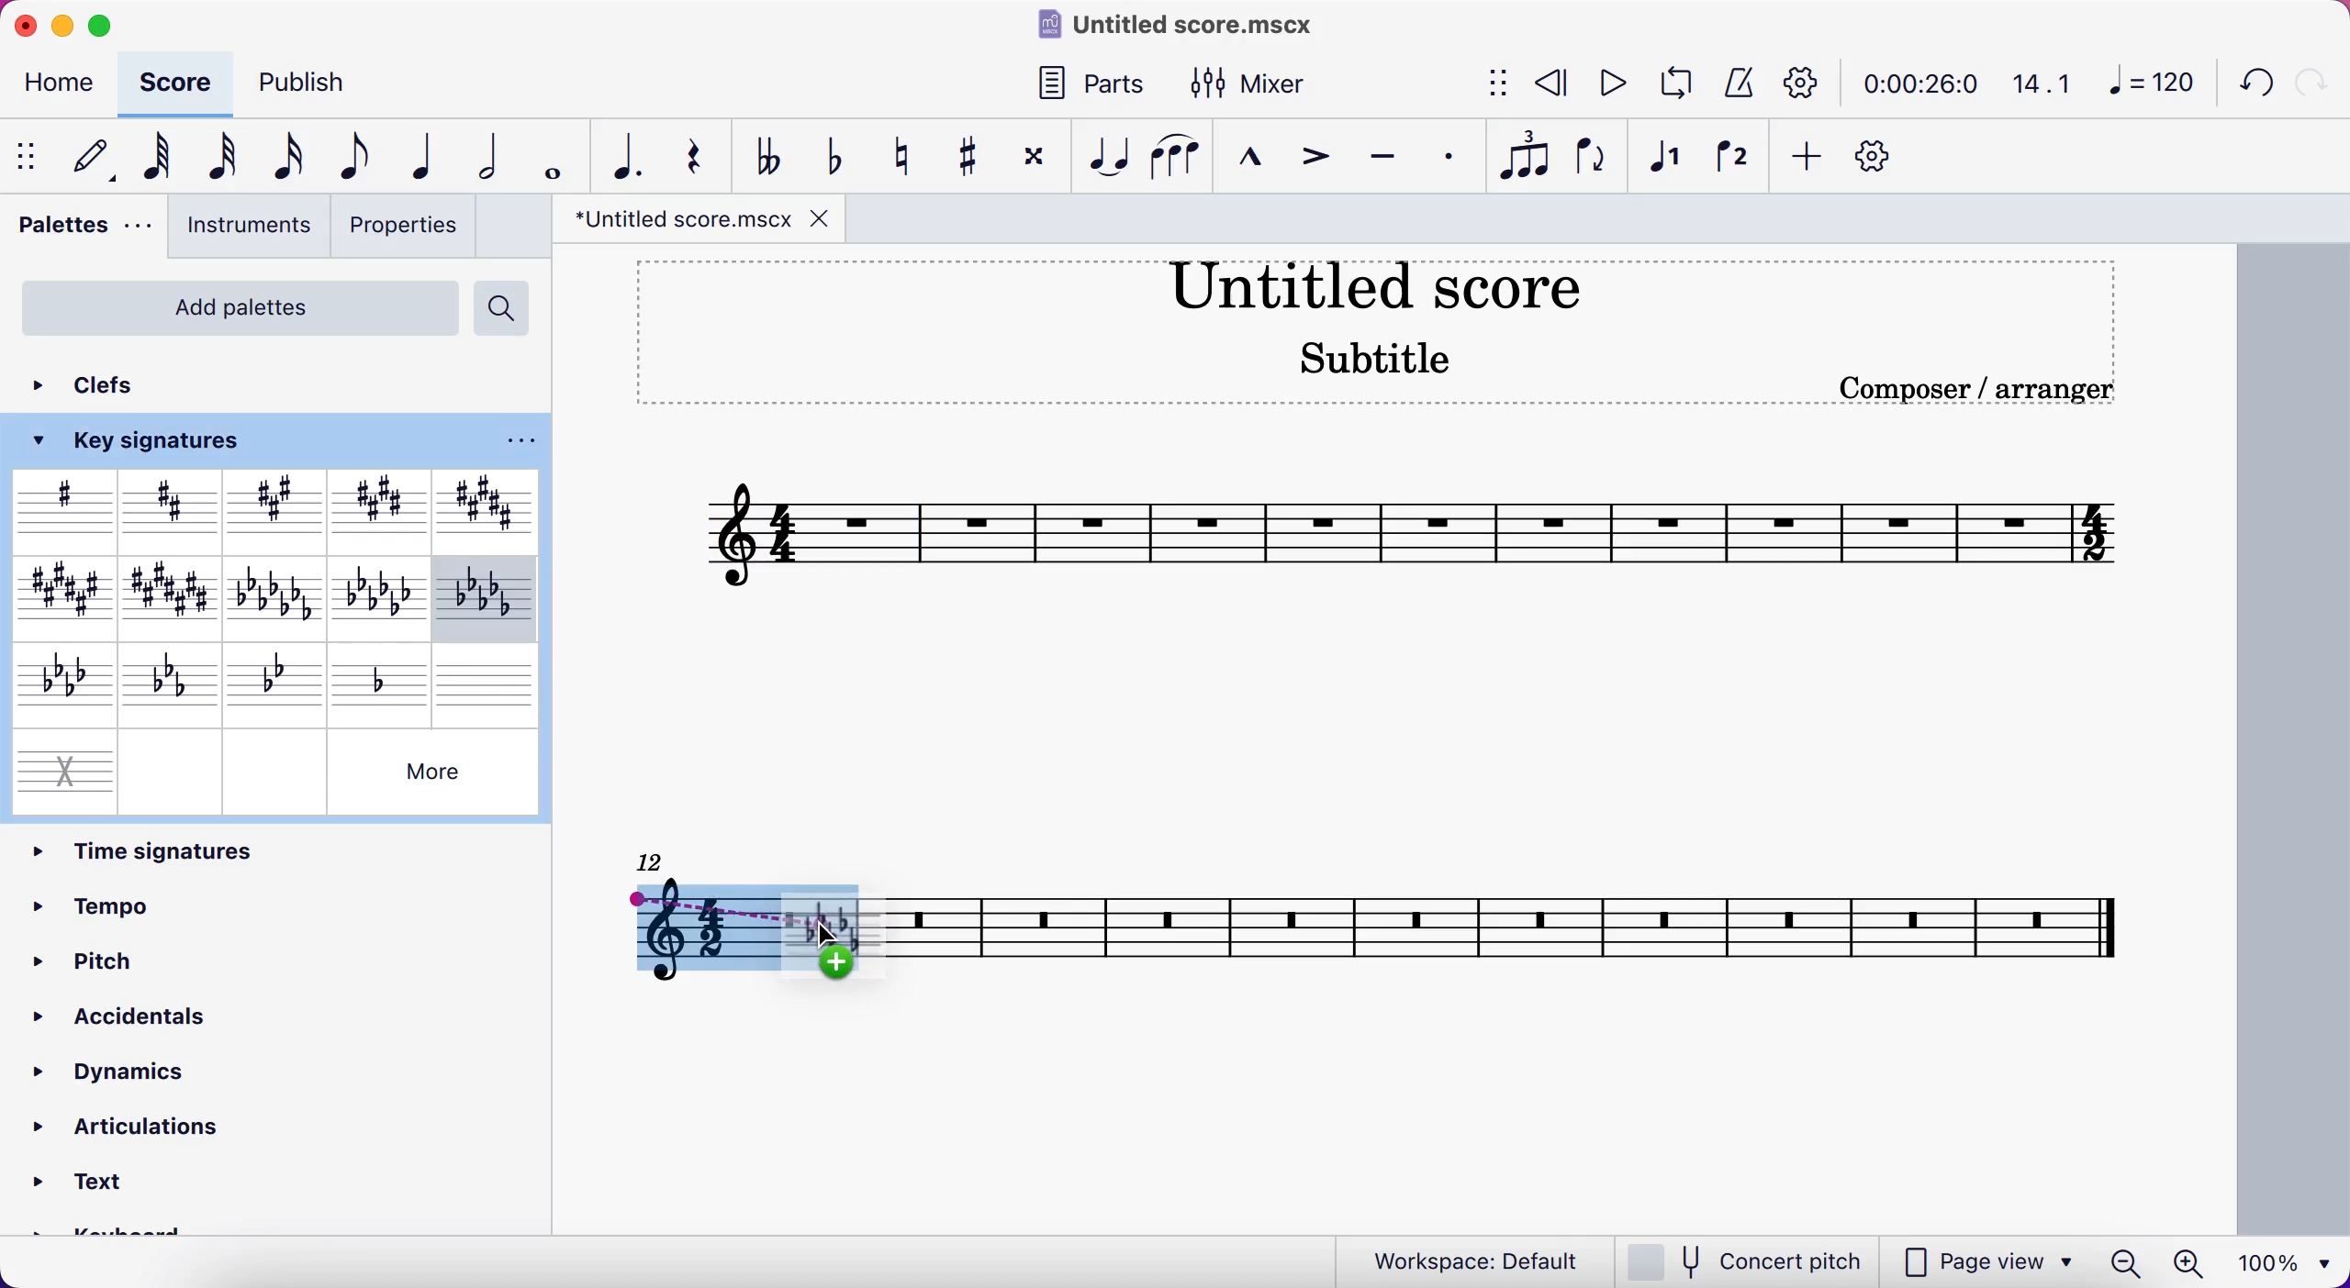  I want to click on E major, so click(376, 504).